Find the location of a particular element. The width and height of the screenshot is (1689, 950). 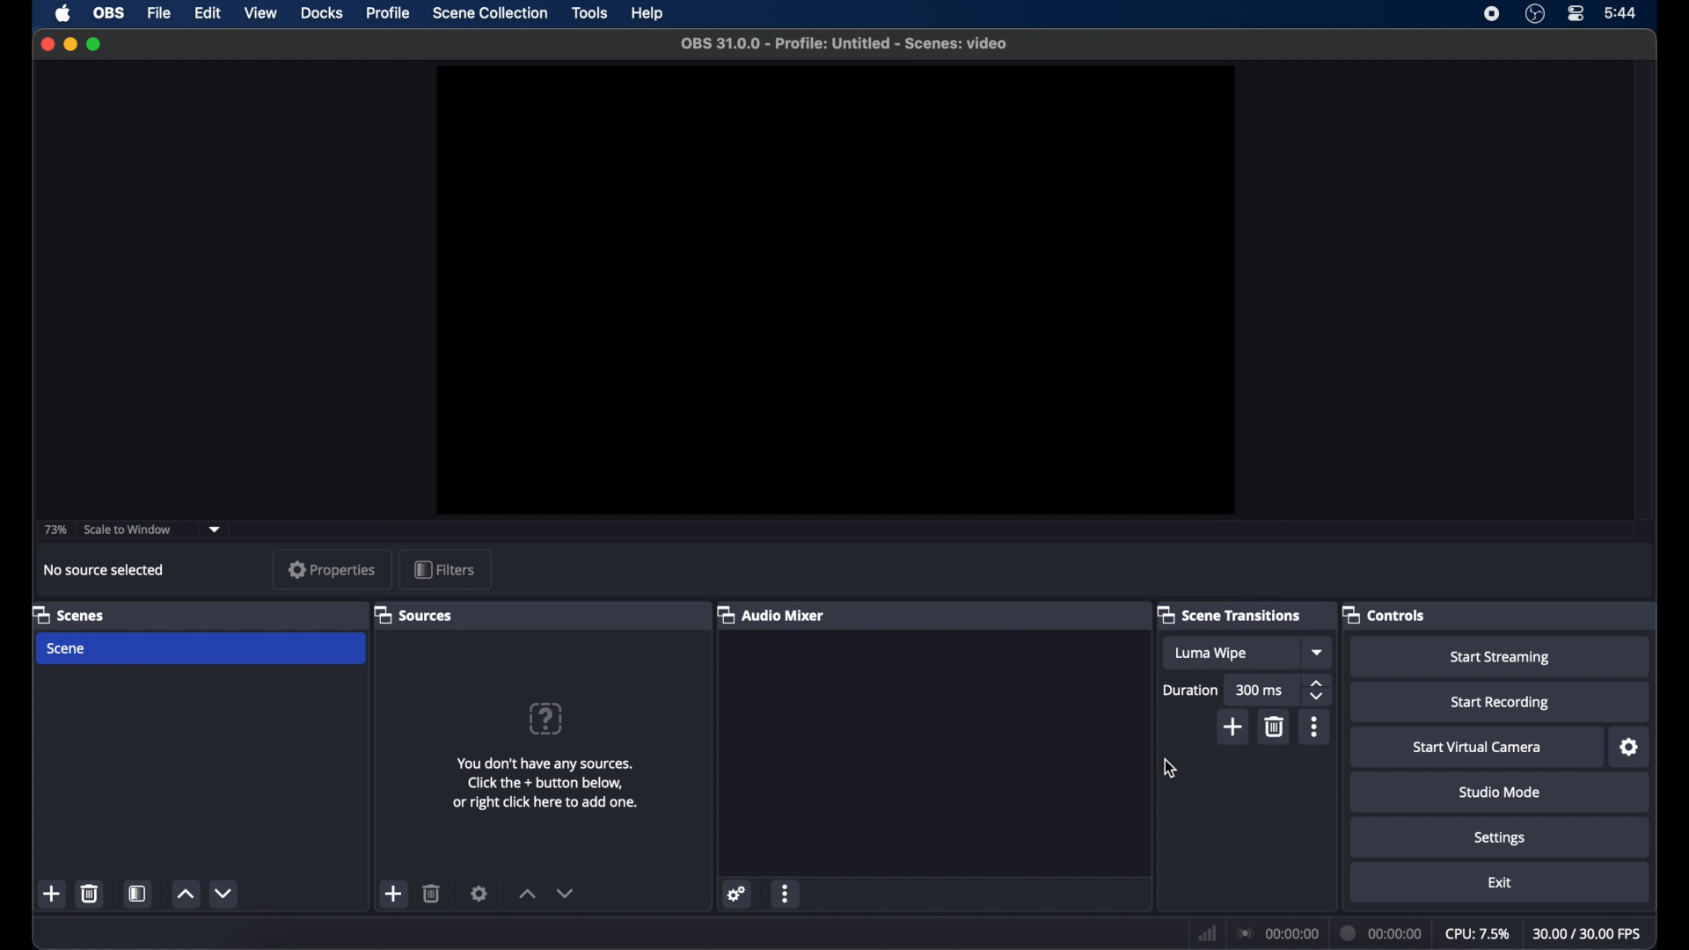

file is located at coordinates (159, 13).